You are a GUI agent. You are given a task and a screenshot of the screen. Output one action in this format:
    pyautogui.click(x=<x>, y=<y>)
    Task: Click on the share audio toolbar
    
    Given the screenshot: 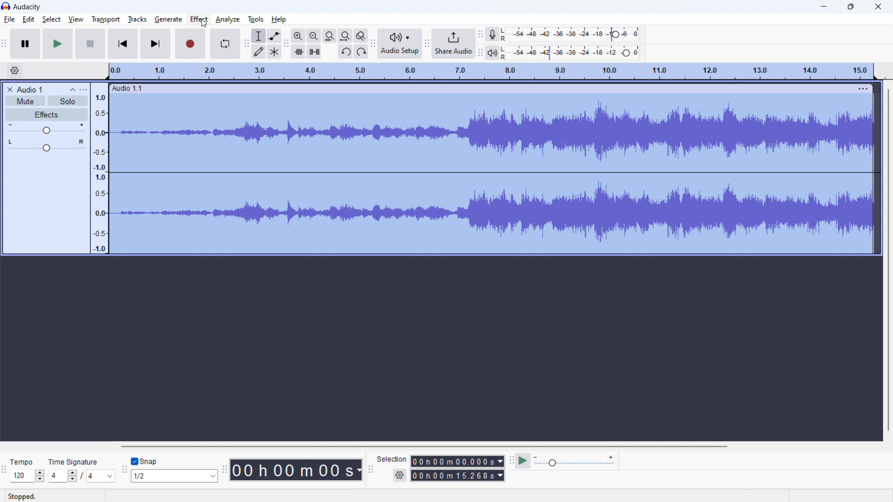 What is the action you would take?
    pyautogui.click(x=427, y=43)
    